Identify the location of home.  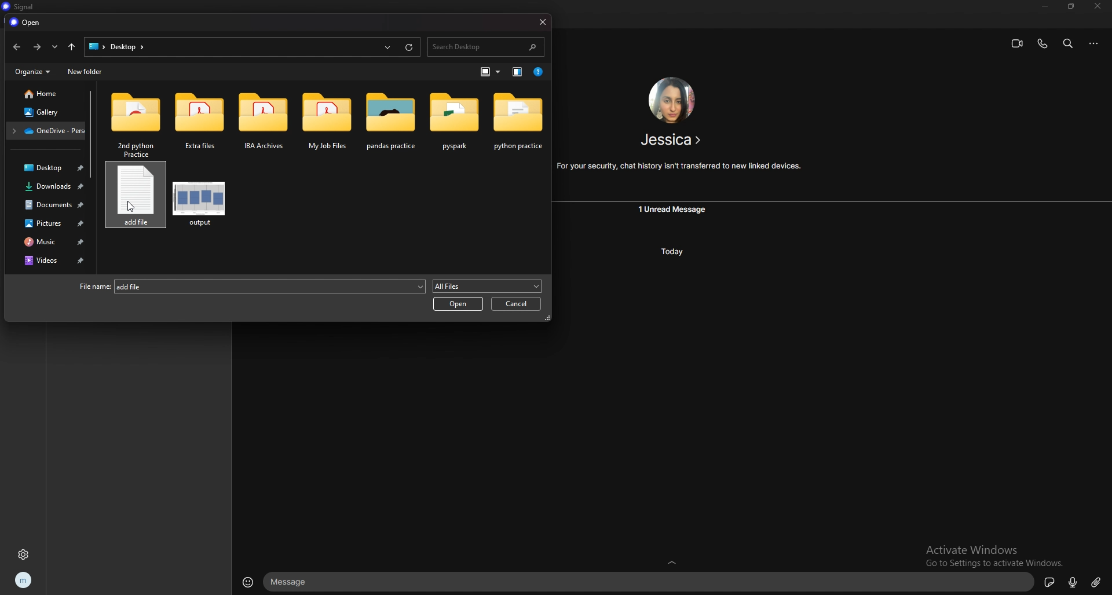
(41, 93).